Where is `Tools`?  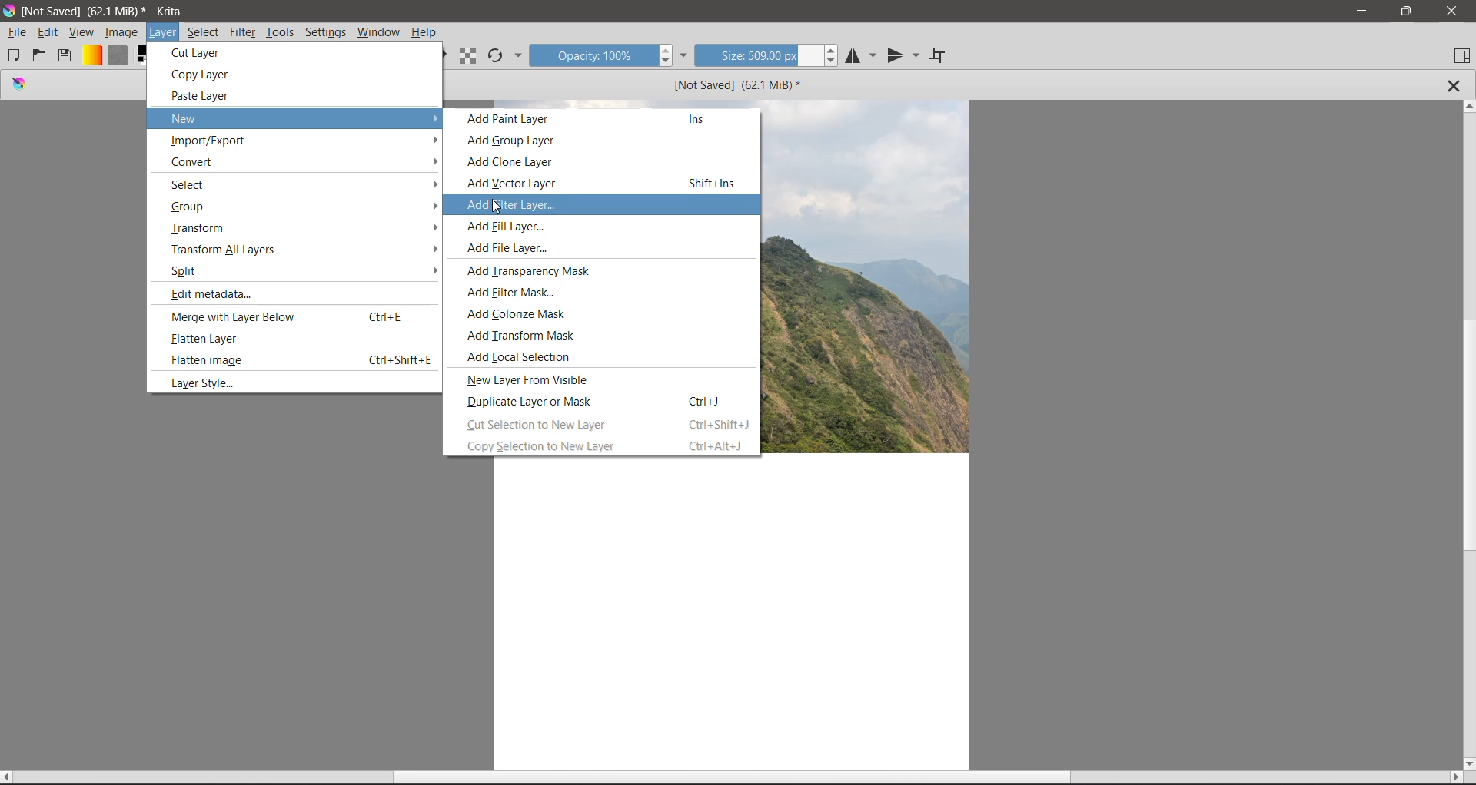
Tools is located at coordinates (282, 30).